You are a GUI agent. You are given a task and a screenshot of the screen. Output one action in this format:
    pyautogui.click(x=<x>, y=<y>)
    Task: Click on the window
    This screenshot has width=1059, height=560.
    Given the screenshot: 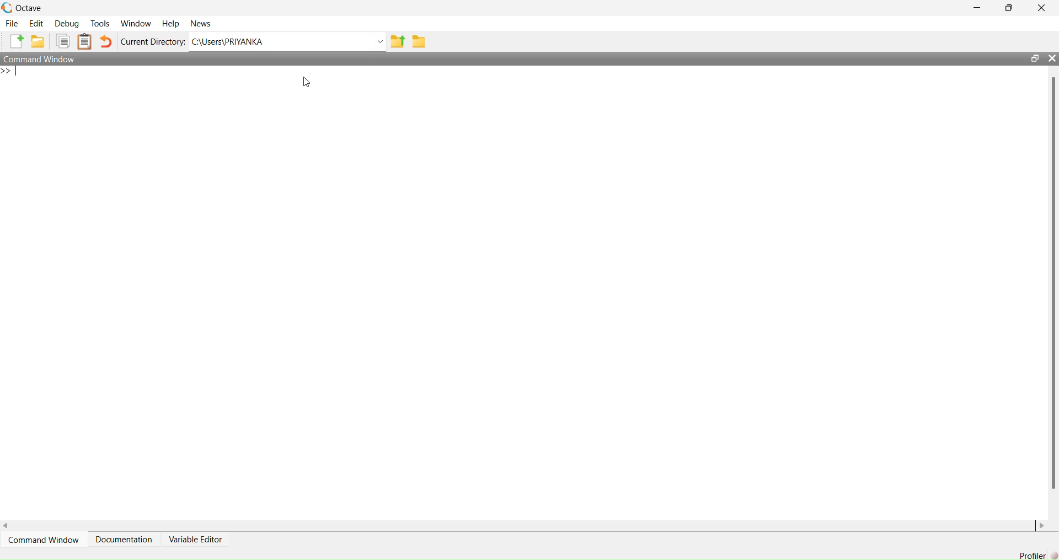 What is the action you would take?
    pyautogui.click(x=137, y=24)
    